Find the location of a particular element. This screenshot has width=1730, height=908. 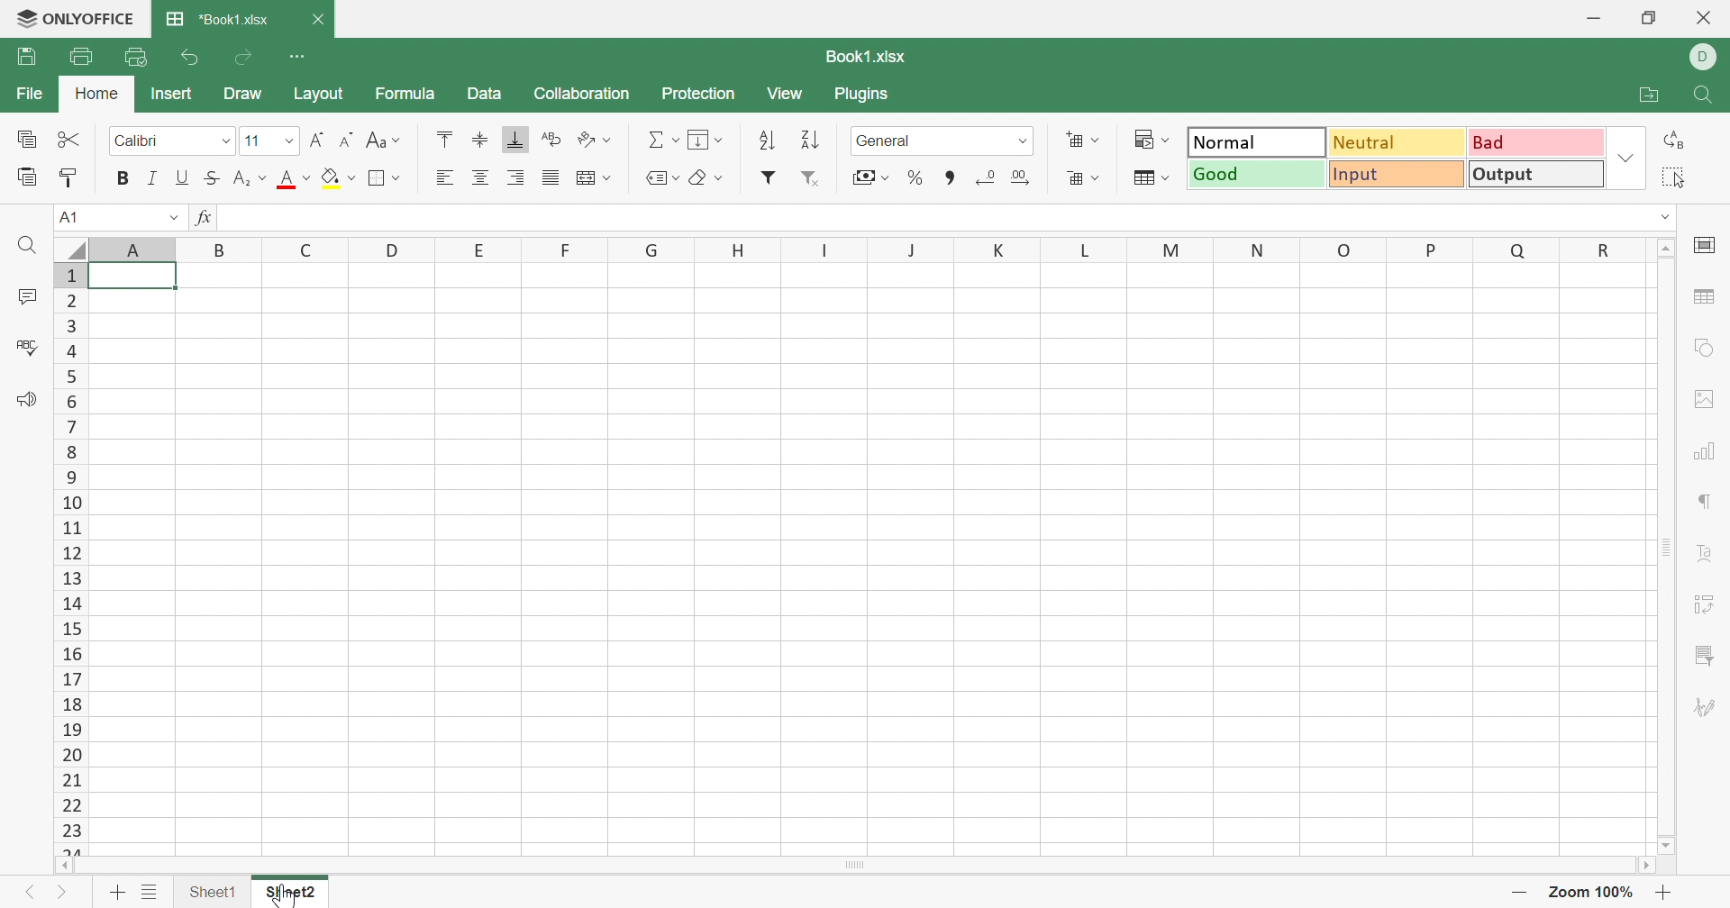

Conditional formatting is located at coordinates (1141, 138).